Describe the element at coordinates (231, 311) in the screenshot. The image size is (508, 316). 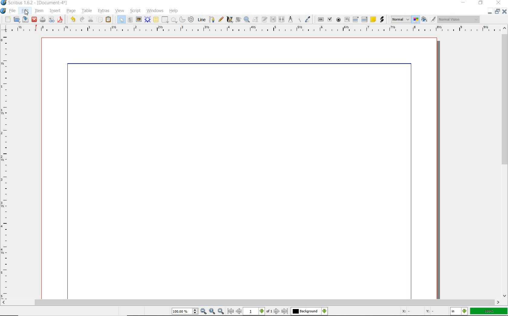
I see `go to first page` at that location.